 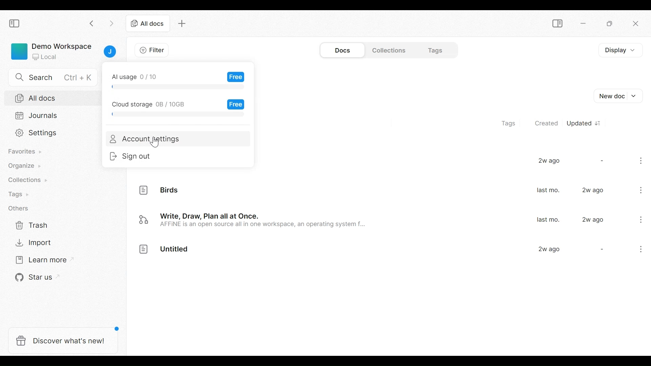 What do you see at coordinates (549, 161) in the screenshot?
I see `2w ago` at bounding box center [549, 161].